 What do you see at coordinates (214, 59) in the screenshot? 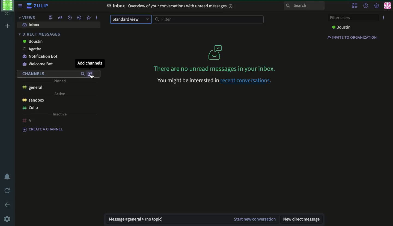
I see `There are no unread messages in your inbox.` at bounding box center [214, 59].